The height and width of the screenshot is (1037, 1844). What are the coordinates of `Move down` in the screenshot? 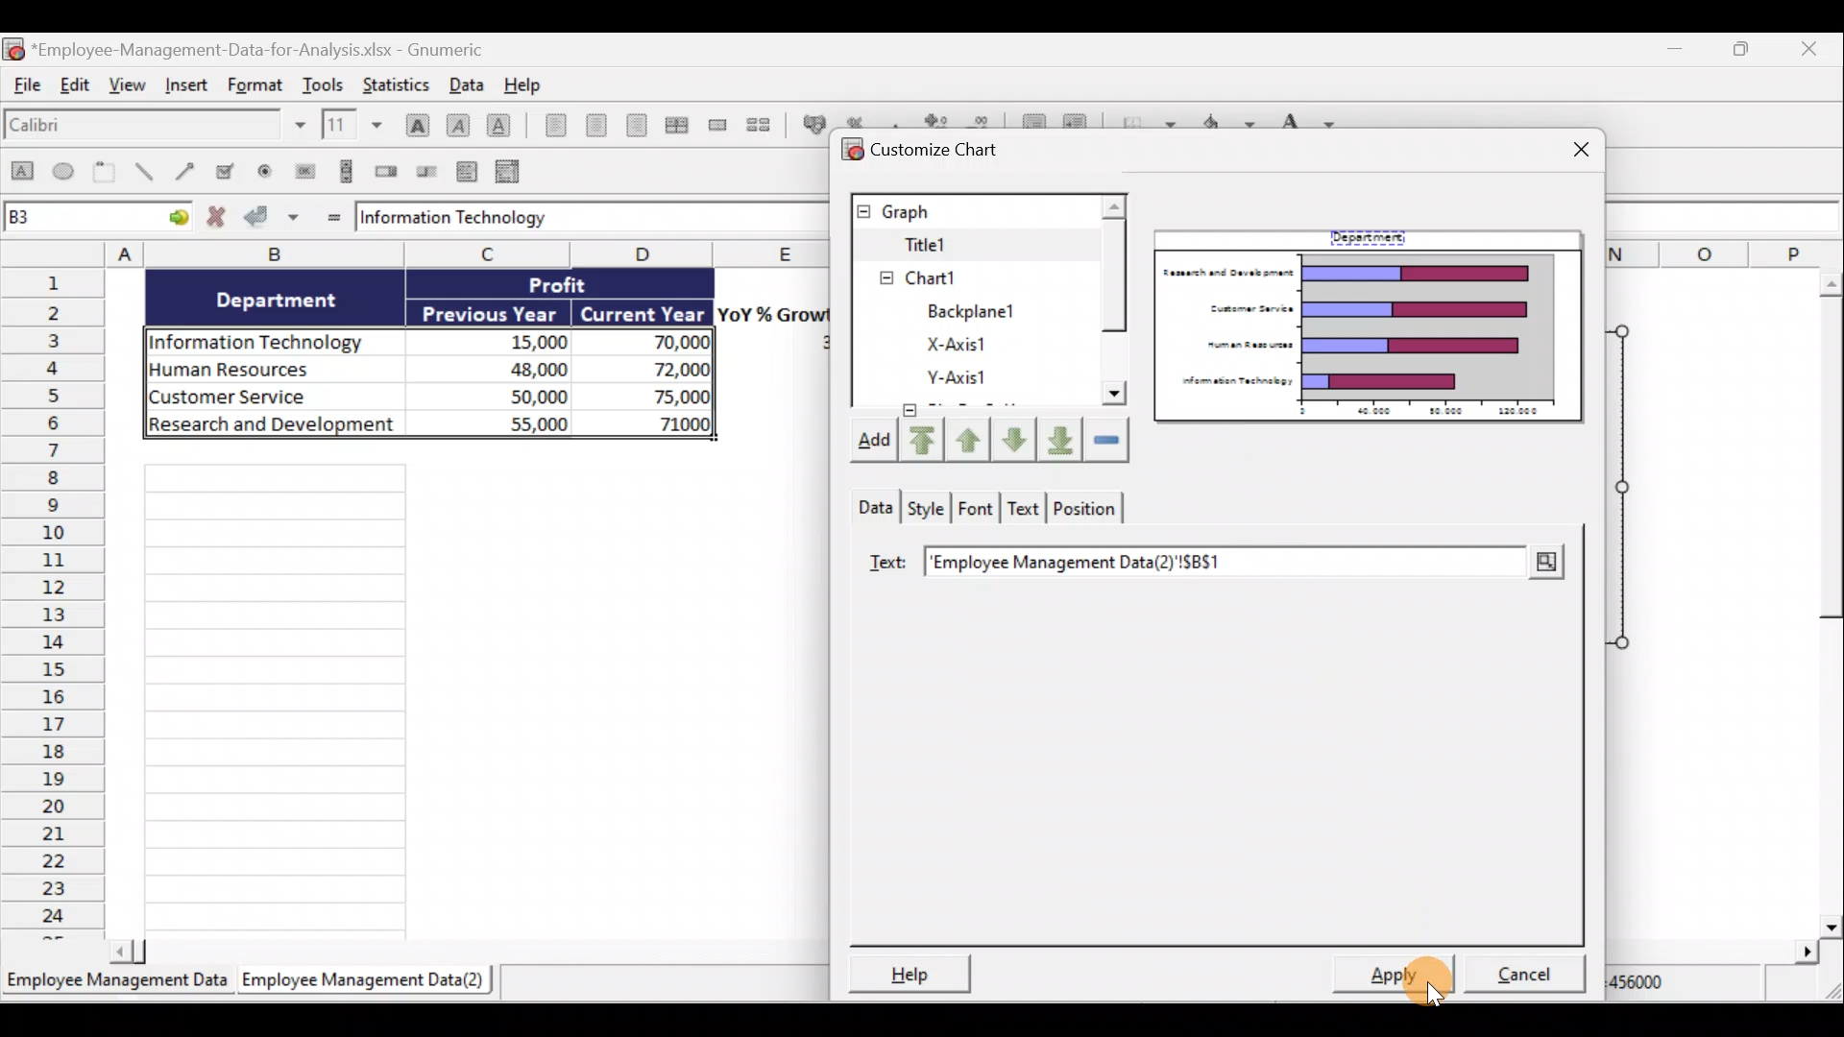 It's located at (1015, 443).